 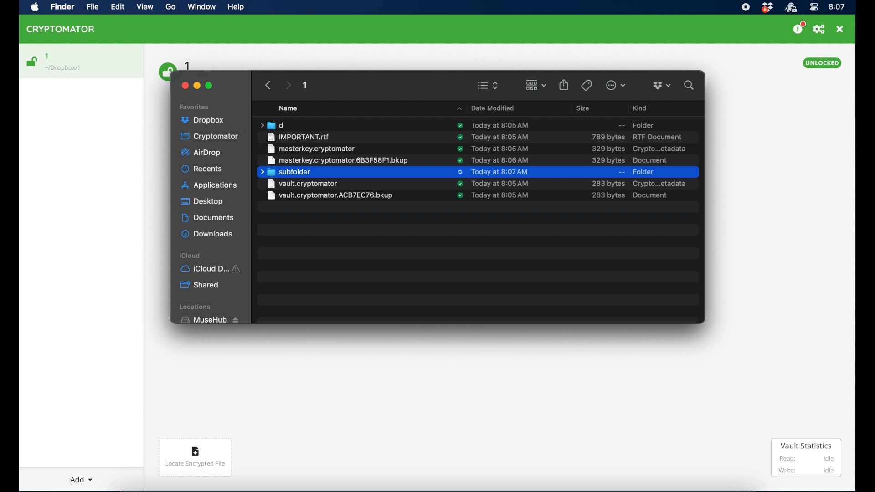 What do you see at coordinates (500, 137) in the screenshot?
I see `te` at bounding box center [500, 137].